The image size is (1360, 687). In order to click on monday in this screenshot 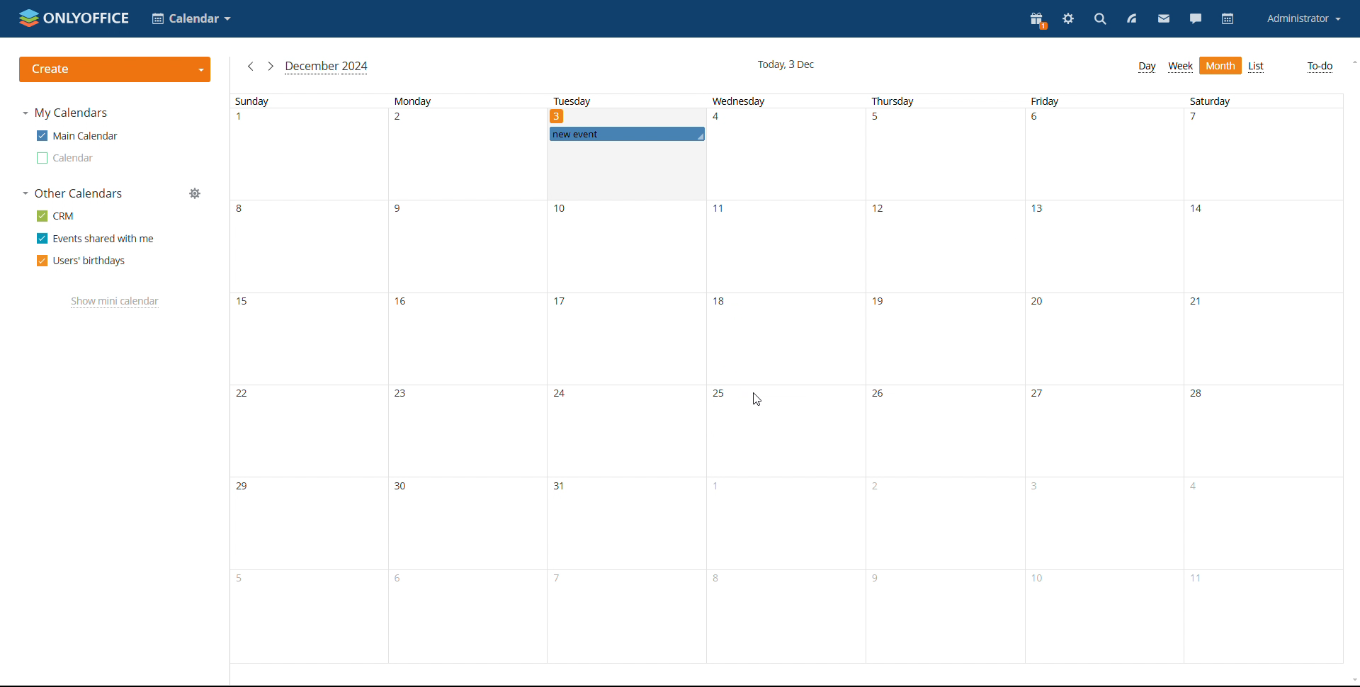, I will do `click(463, 378)`.